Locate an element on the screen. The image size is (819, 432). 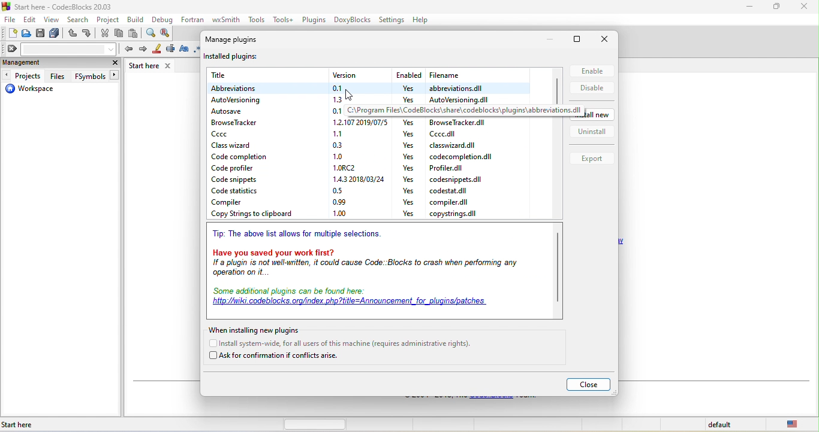
file is located at coordinates (453, 191).